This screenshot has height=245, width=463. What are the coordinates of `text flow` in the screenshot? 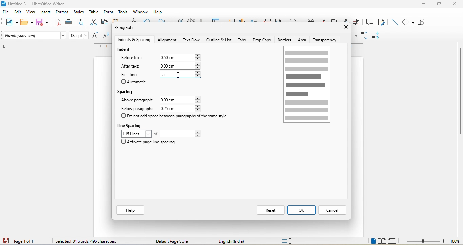 It's located at (192, 40).